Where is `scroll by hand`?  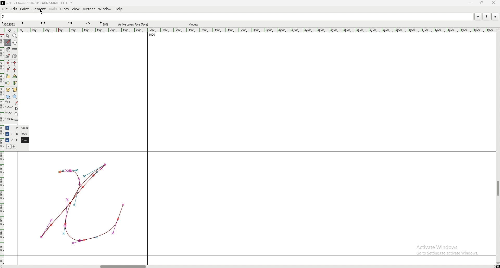 scroll by hand is located at coordinates (15, 43).